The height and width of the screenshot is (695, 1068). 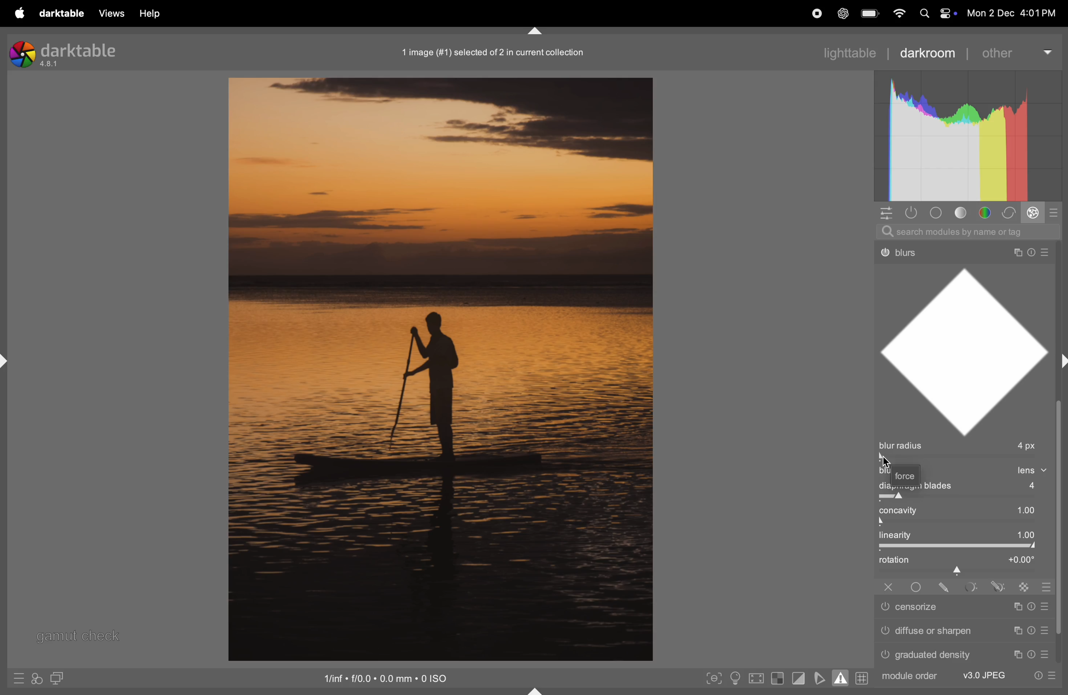 I want to click on , so click(x=961, y=248).